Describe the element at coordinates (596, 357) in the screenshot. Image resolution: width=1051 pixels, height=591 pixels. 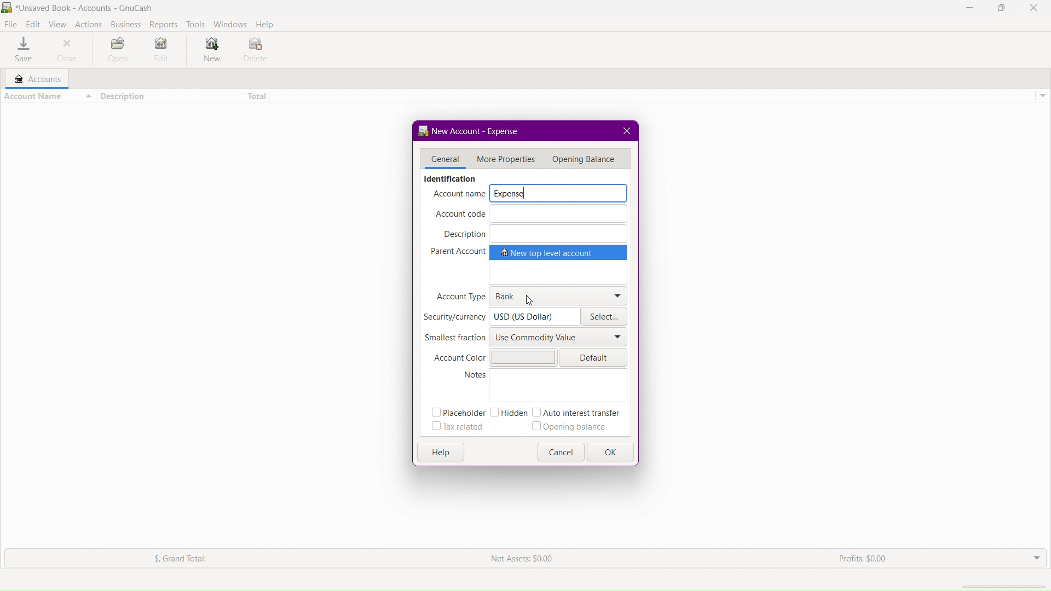
I see `Default` at that location.